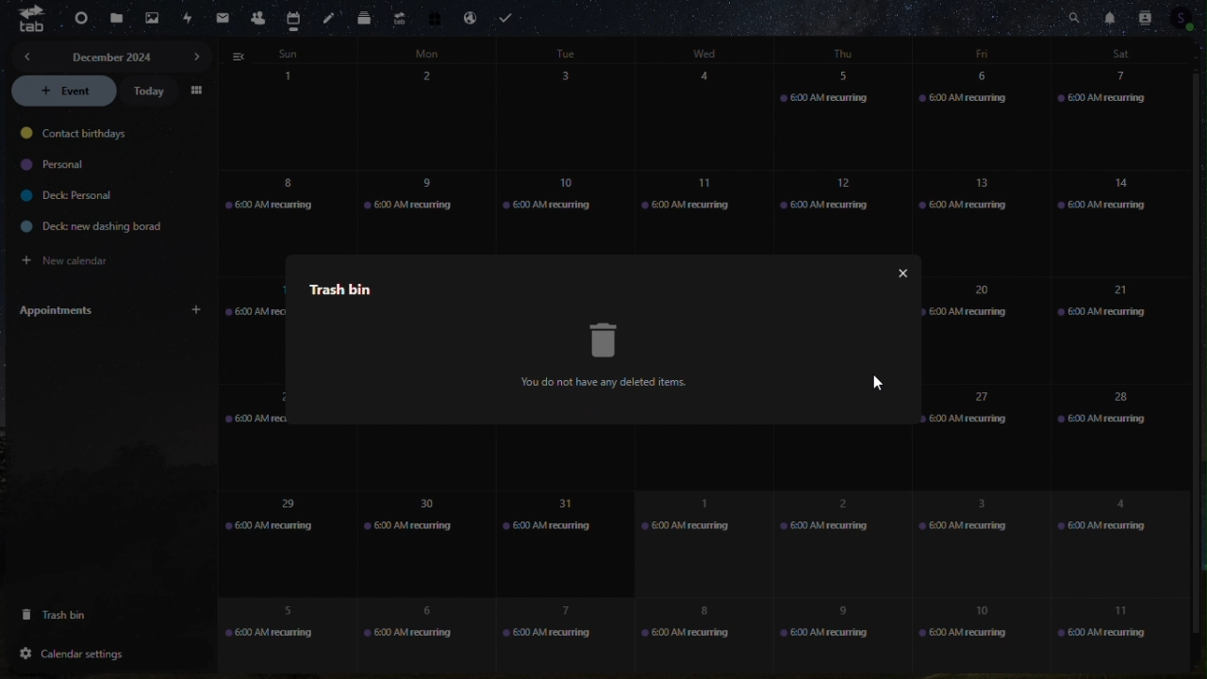 The height and width of the screenshot is (679, 1207). Describe the element at coordinates (553, 634) in the screenshot. I see `7` at that location.